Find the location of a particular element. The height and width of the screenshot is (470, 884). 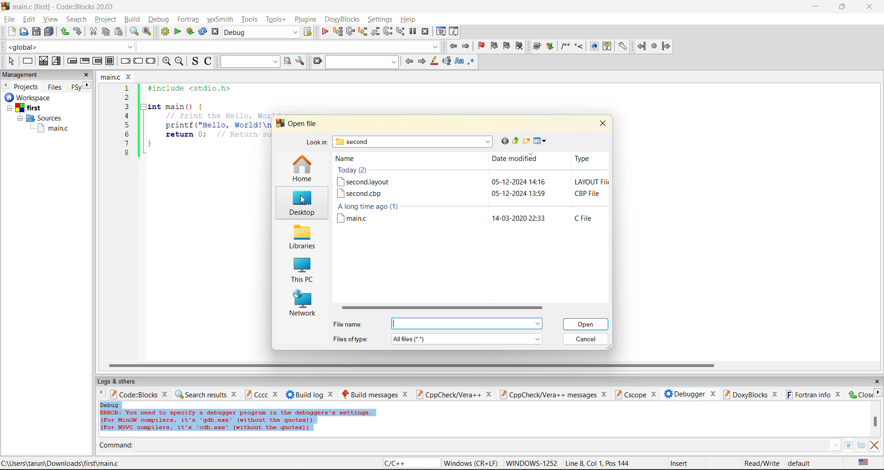

close is located at coordinates (166, 394).